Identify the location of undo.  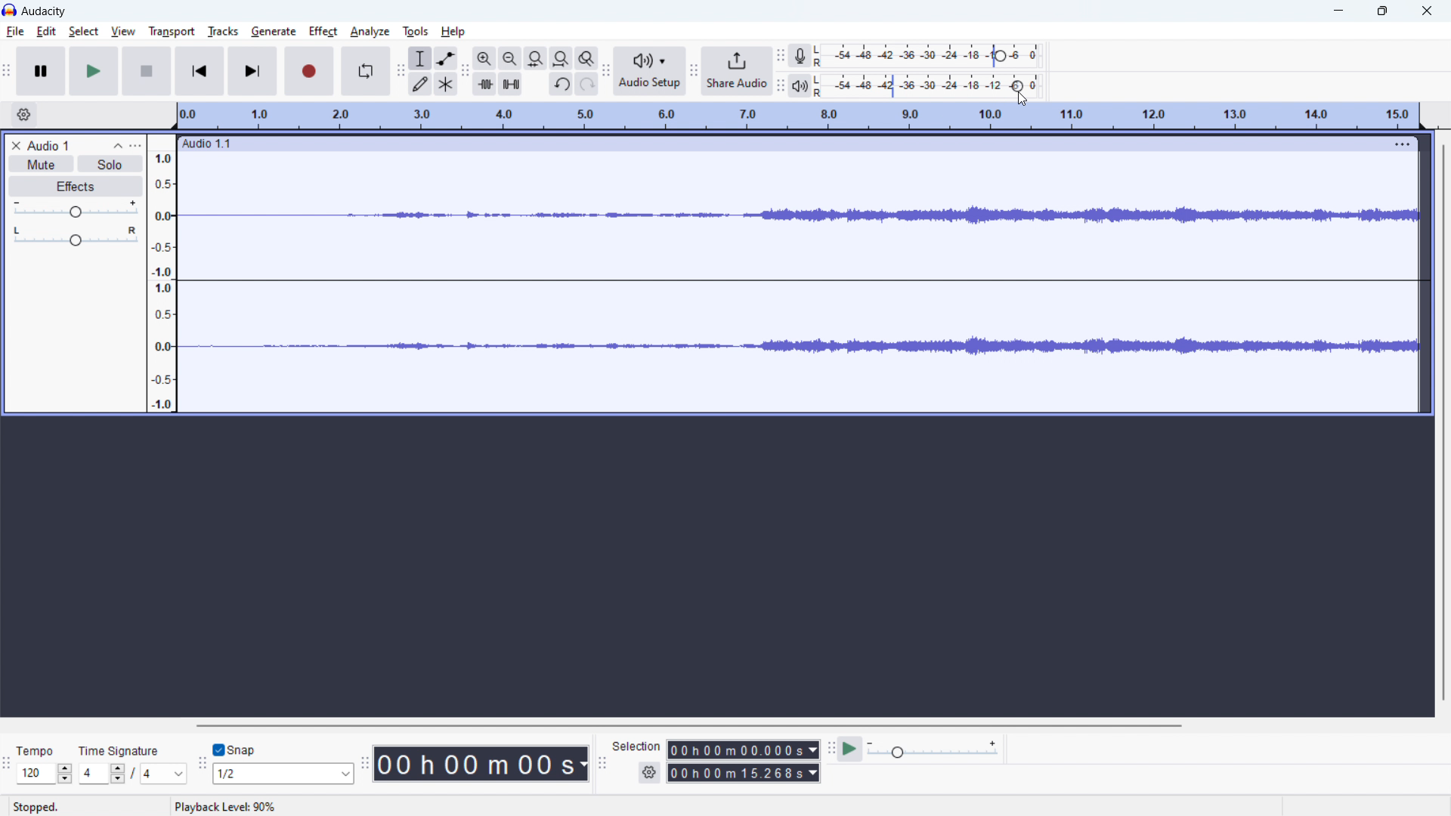
(560, 85).